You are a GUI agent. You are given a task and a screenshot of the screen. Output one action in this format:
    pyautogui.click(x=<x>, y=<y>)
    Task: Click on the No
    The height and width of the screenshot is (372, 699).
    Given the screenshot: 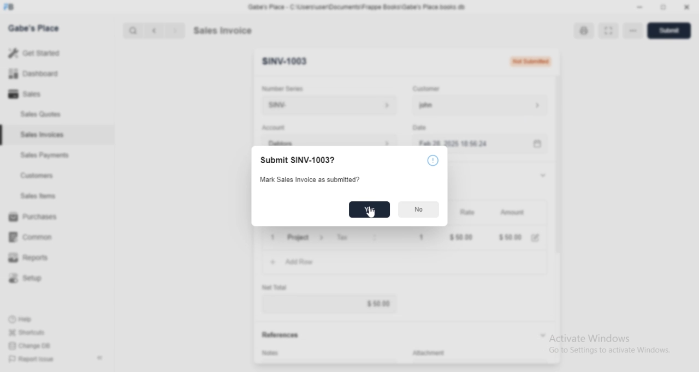 What is the action you would take?
    pyautogui.click(x=419, y=209)
    